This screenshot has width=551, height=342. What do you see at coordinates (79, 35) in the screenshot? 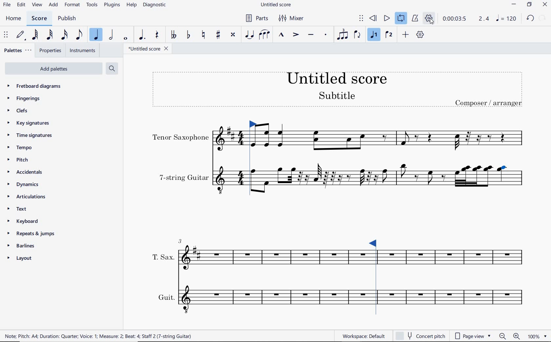
I see `EIGHTH NOTE` at bounding box center [79, 35].